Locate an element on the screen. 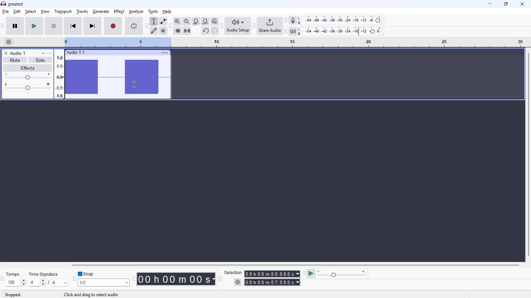 The image size is (531, 298). Snapping toolbar  is located at coordinates (74, 280).